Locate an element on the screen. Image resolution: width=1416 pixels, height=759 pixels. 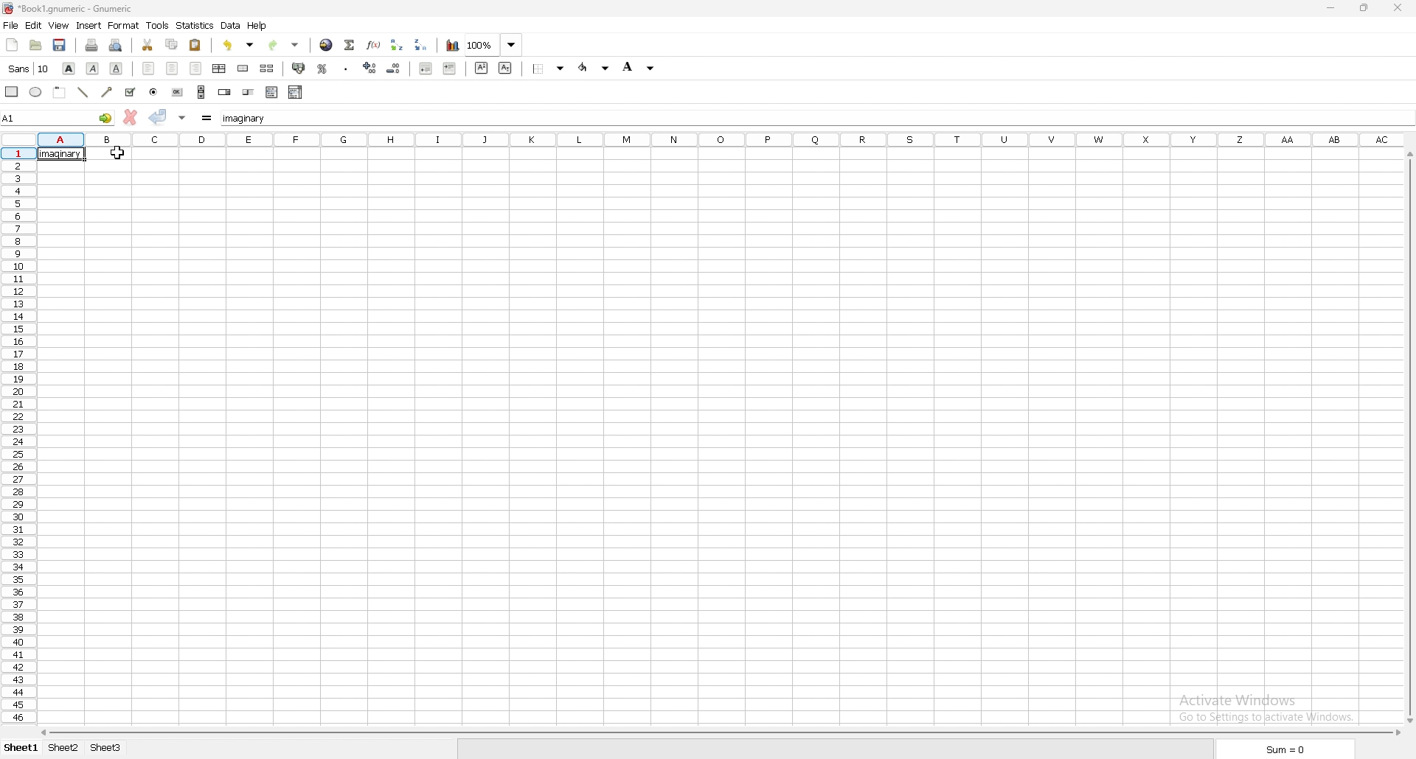
tickbox is located at coordinates (131, 91).